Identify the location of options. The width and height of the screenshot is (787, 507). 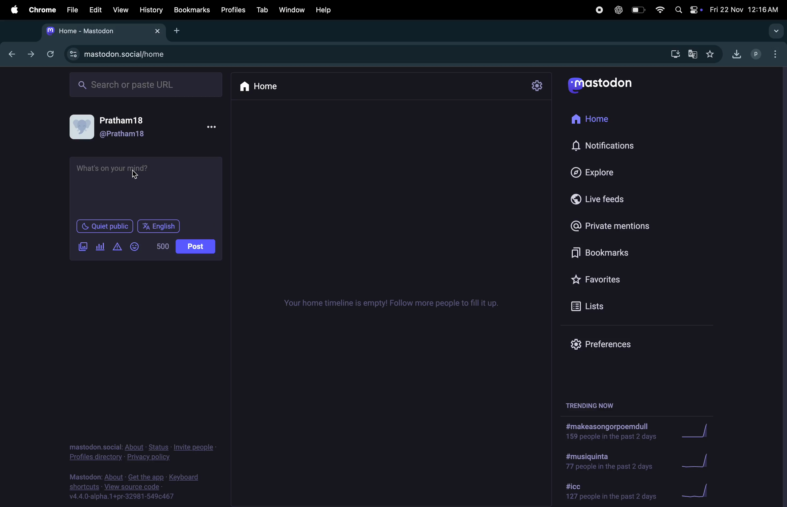
(774, 54).